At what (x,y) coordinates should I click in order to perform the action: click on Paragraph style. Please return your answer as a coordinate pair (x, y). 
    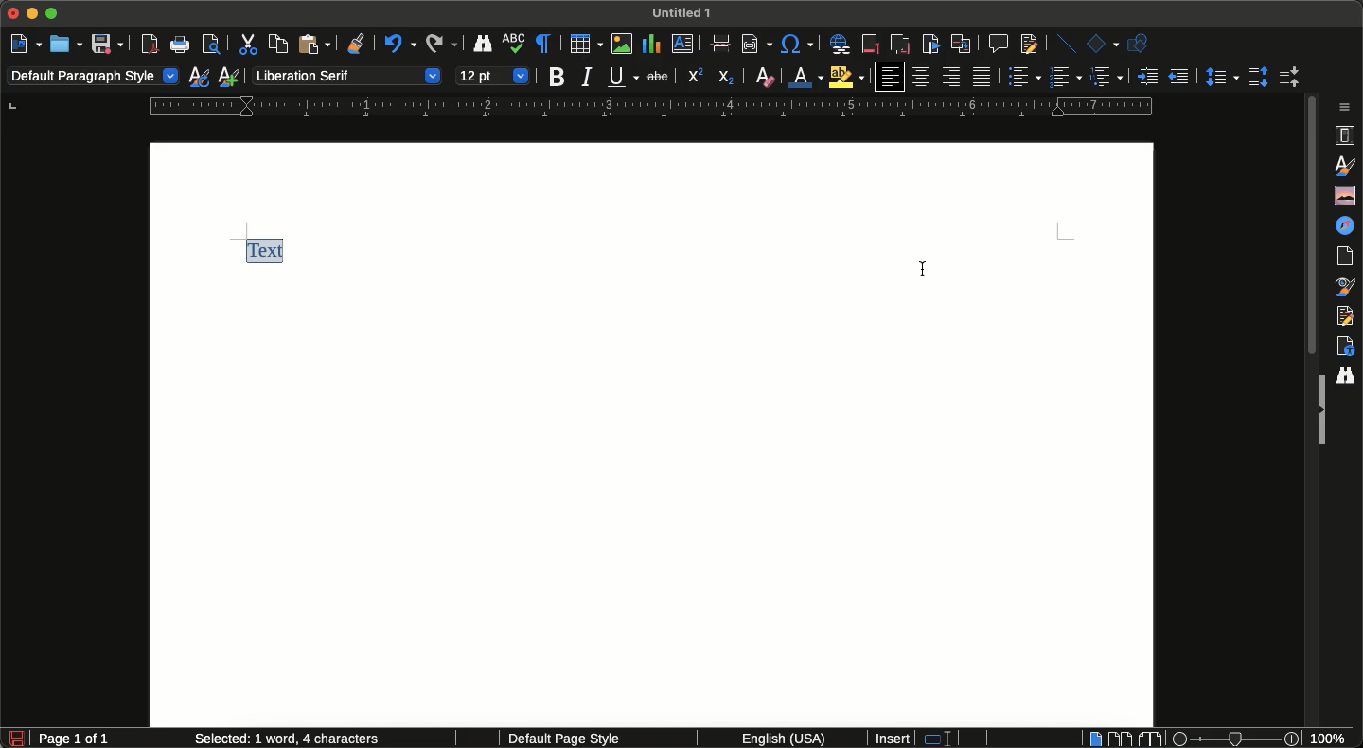
    Looking at the image, I should click on (94, 78).